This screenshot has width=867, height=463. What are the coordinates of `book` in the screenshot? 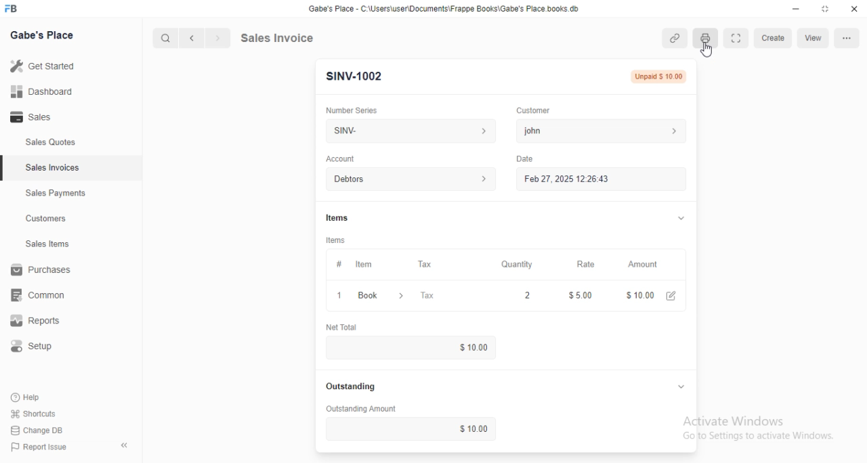 It's located at (368, 294).